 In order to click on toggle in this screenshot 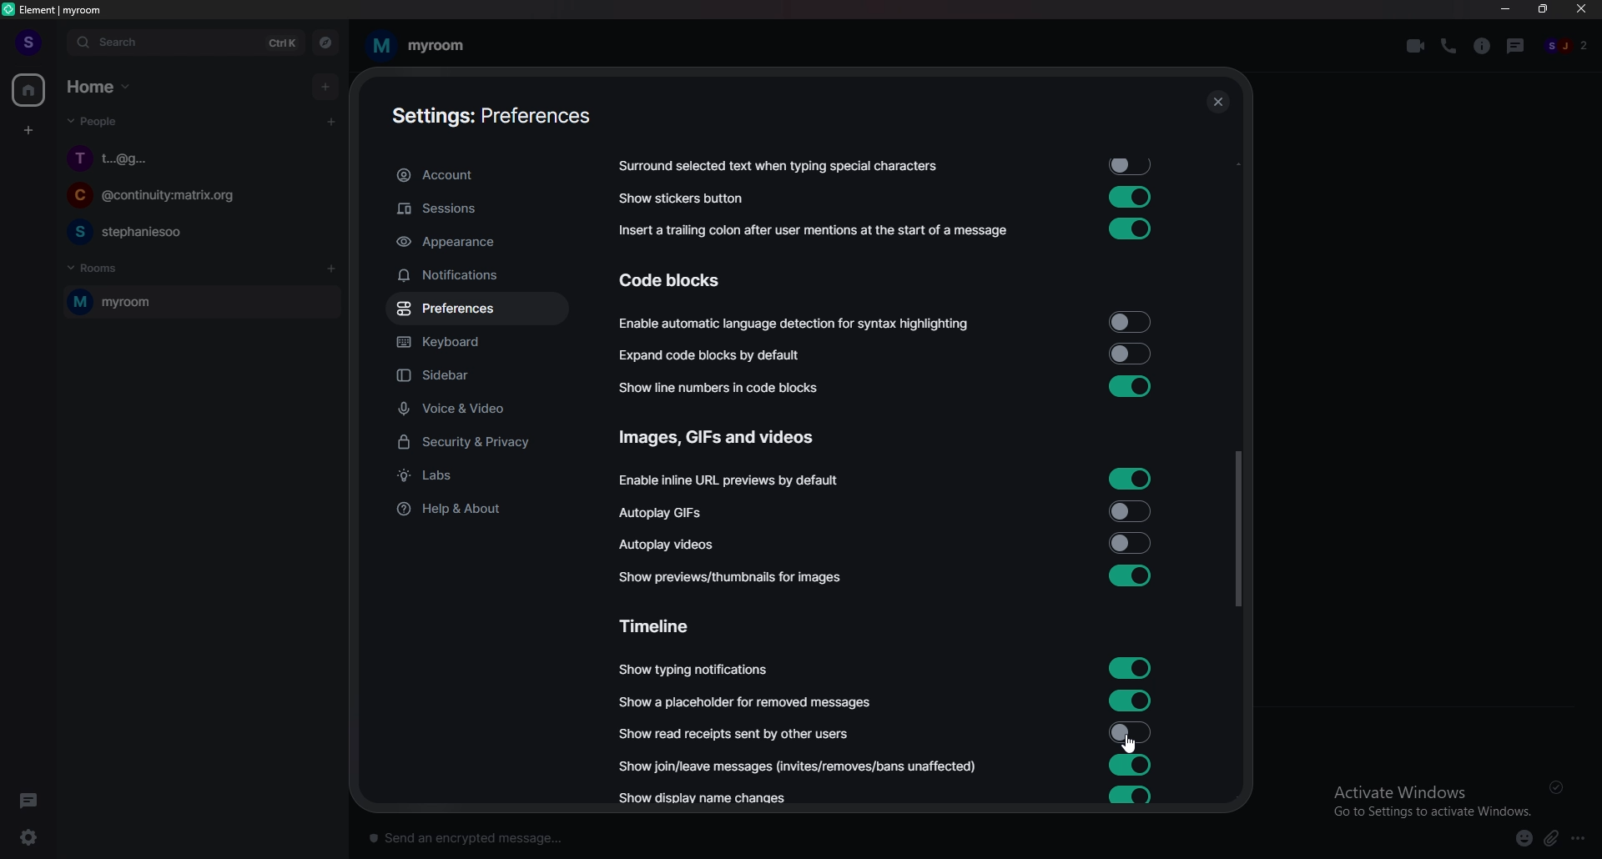, I will do `click(1128, 323)`.